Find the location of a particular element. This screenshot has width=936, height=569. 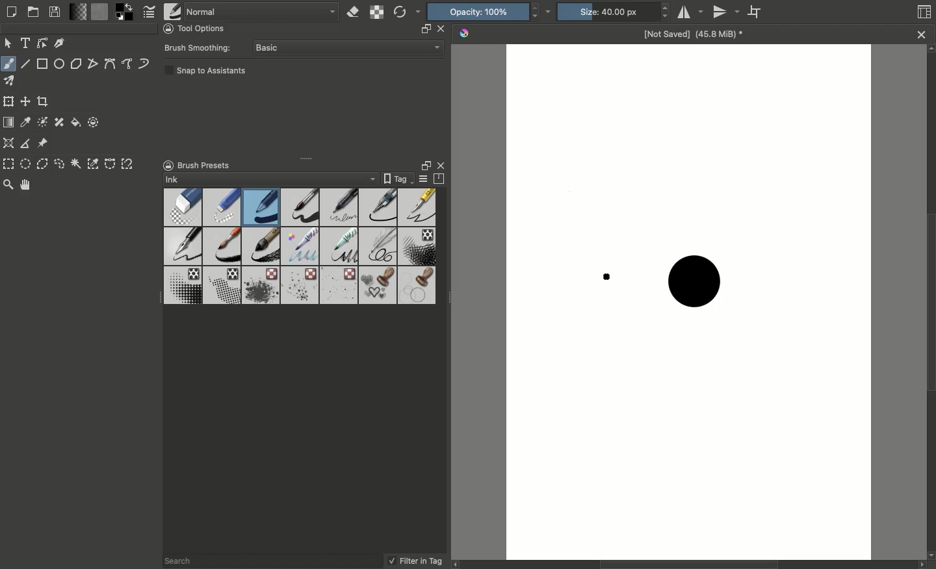

Multibrush tool is located at coordinates (14, 83).